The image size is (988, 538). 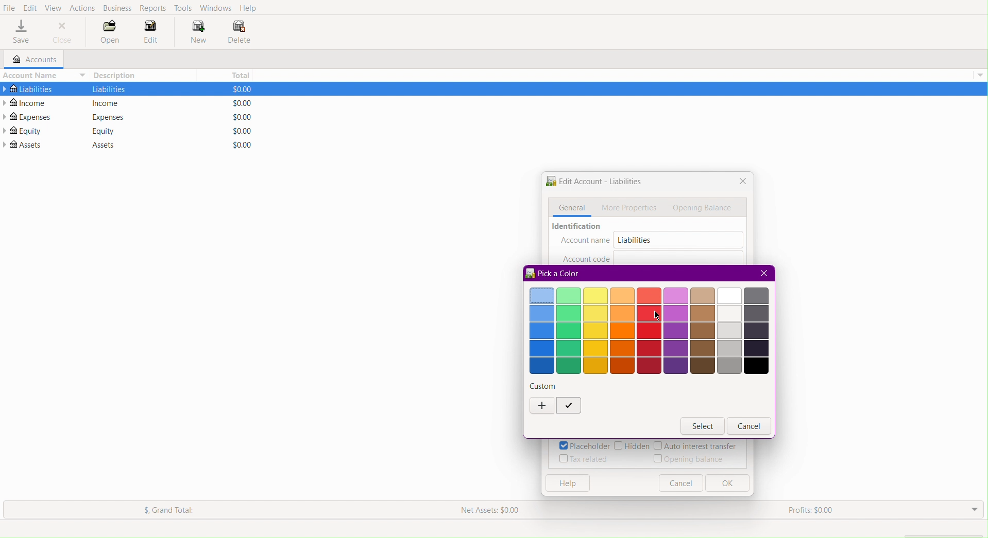 I want to click on Hidden, so click(x=632, y=446).